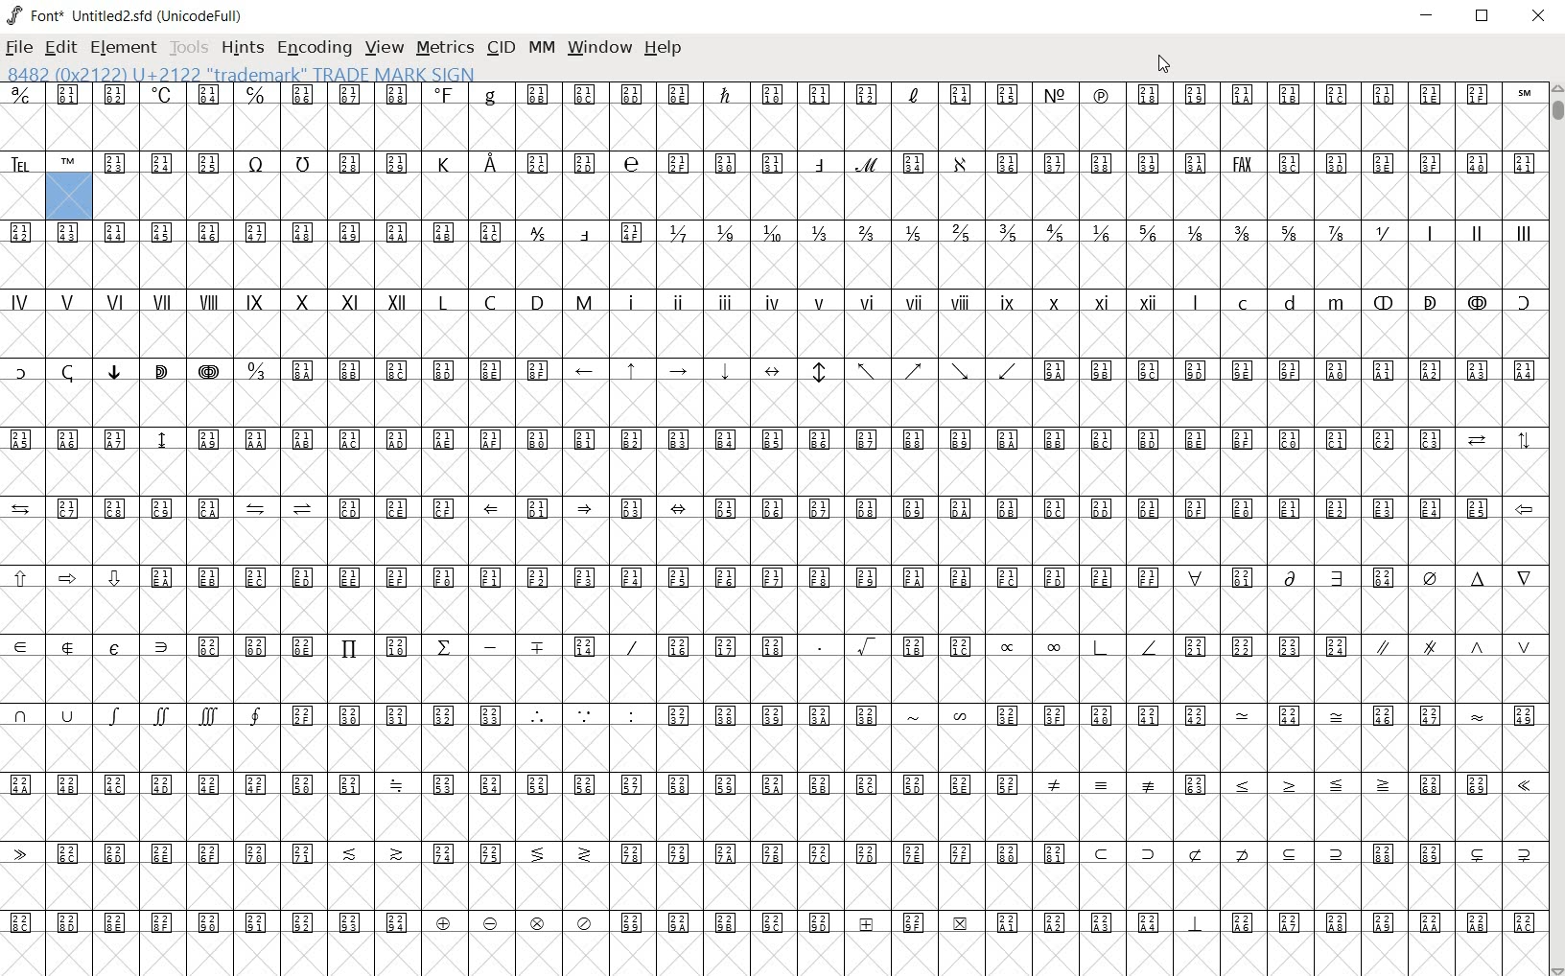 The image size is (1565, 976). Describe the element at coordinates (60, 47) in the screenshot. I see `EDIT` at that location.